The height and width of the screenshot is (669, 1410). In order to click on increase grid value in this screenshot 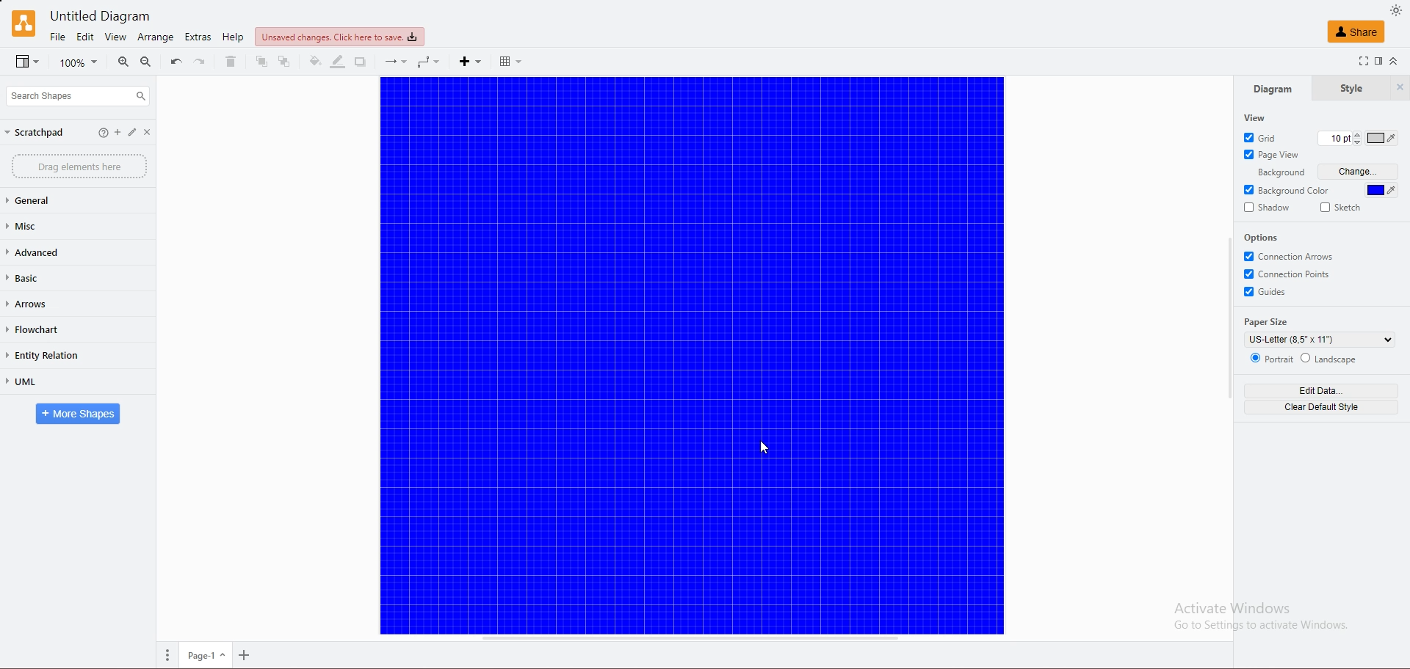, I will do `click(1356, 133)`.